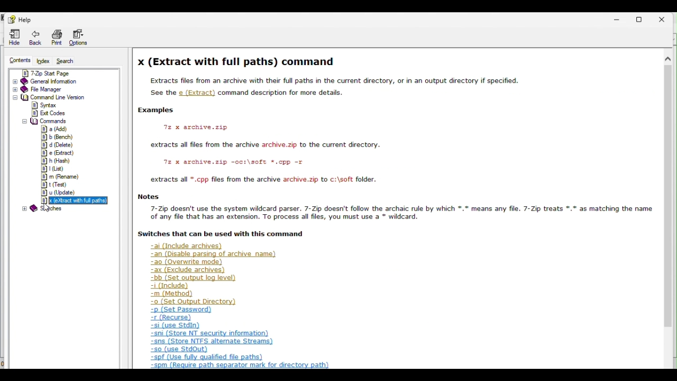  What do you see at coordinates (59, 152) in the screenshot?
I see `e (Extract)` at bounding box center [59, 152].